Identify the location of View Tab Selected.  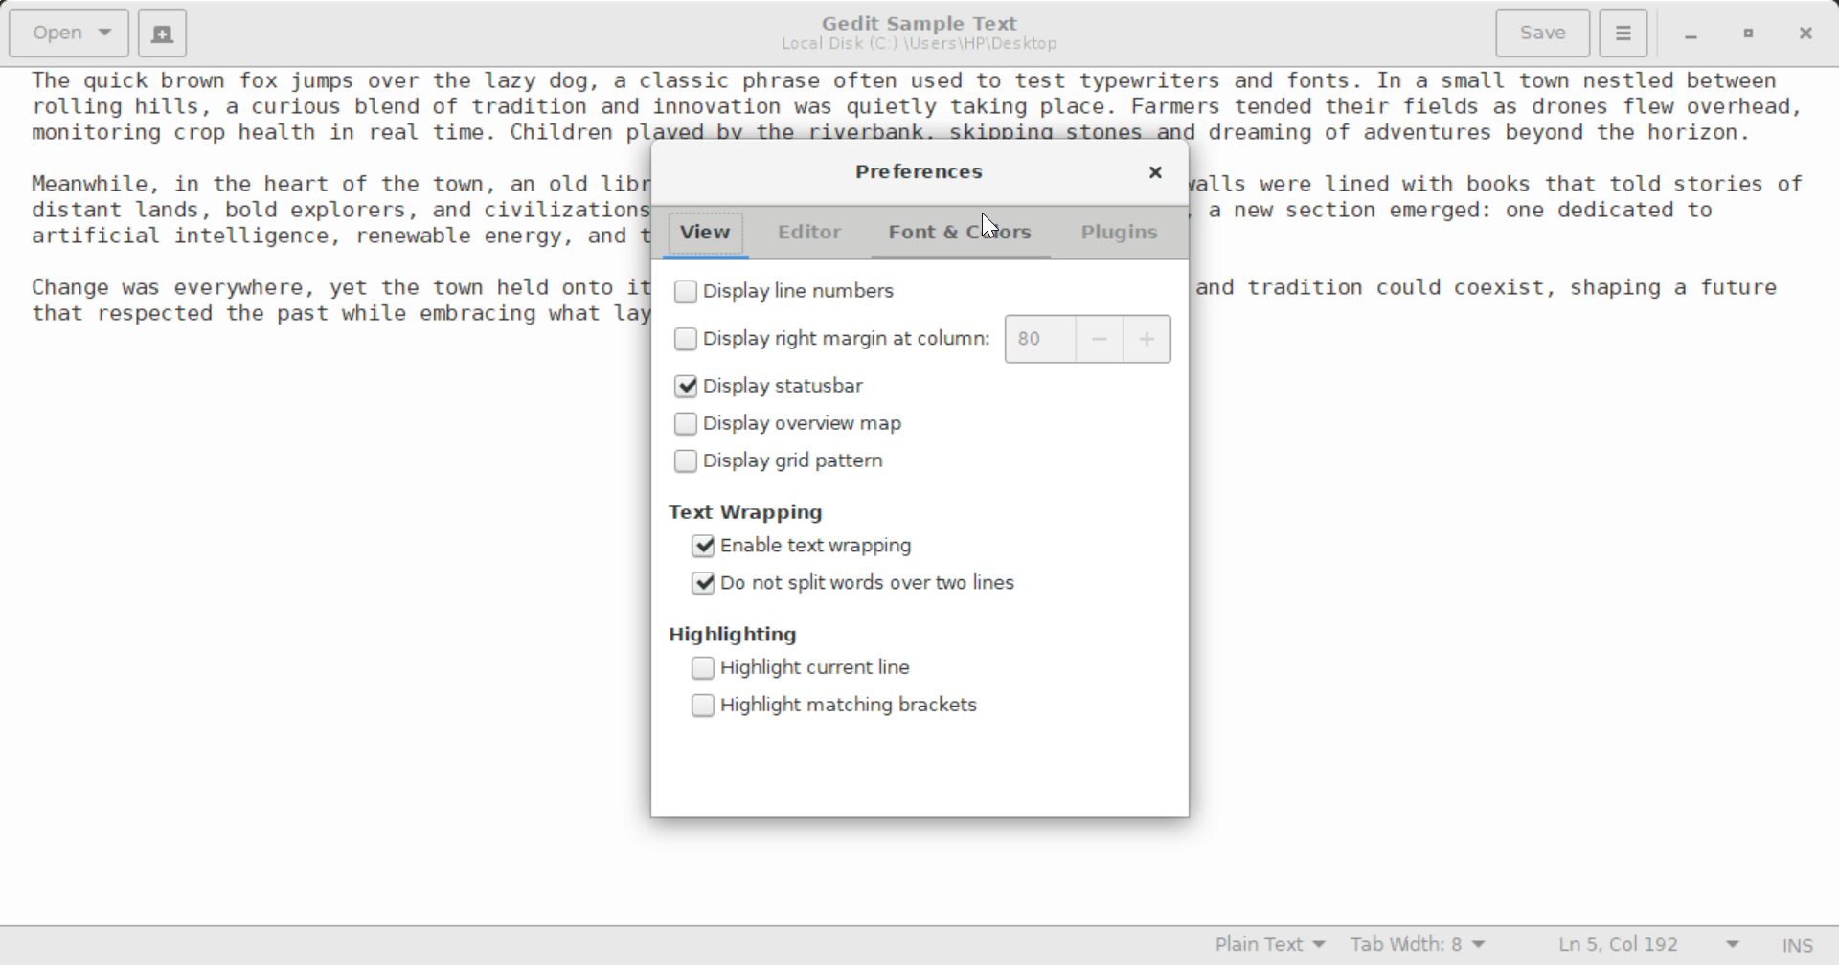
(706, 235).